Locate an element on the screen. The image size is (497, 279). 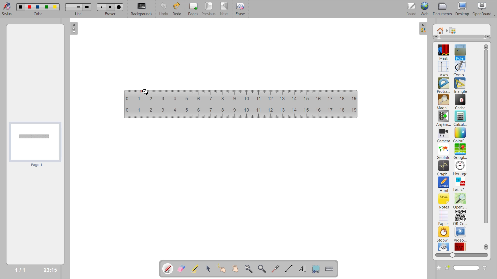
erase is located at coordinates (242, 9).